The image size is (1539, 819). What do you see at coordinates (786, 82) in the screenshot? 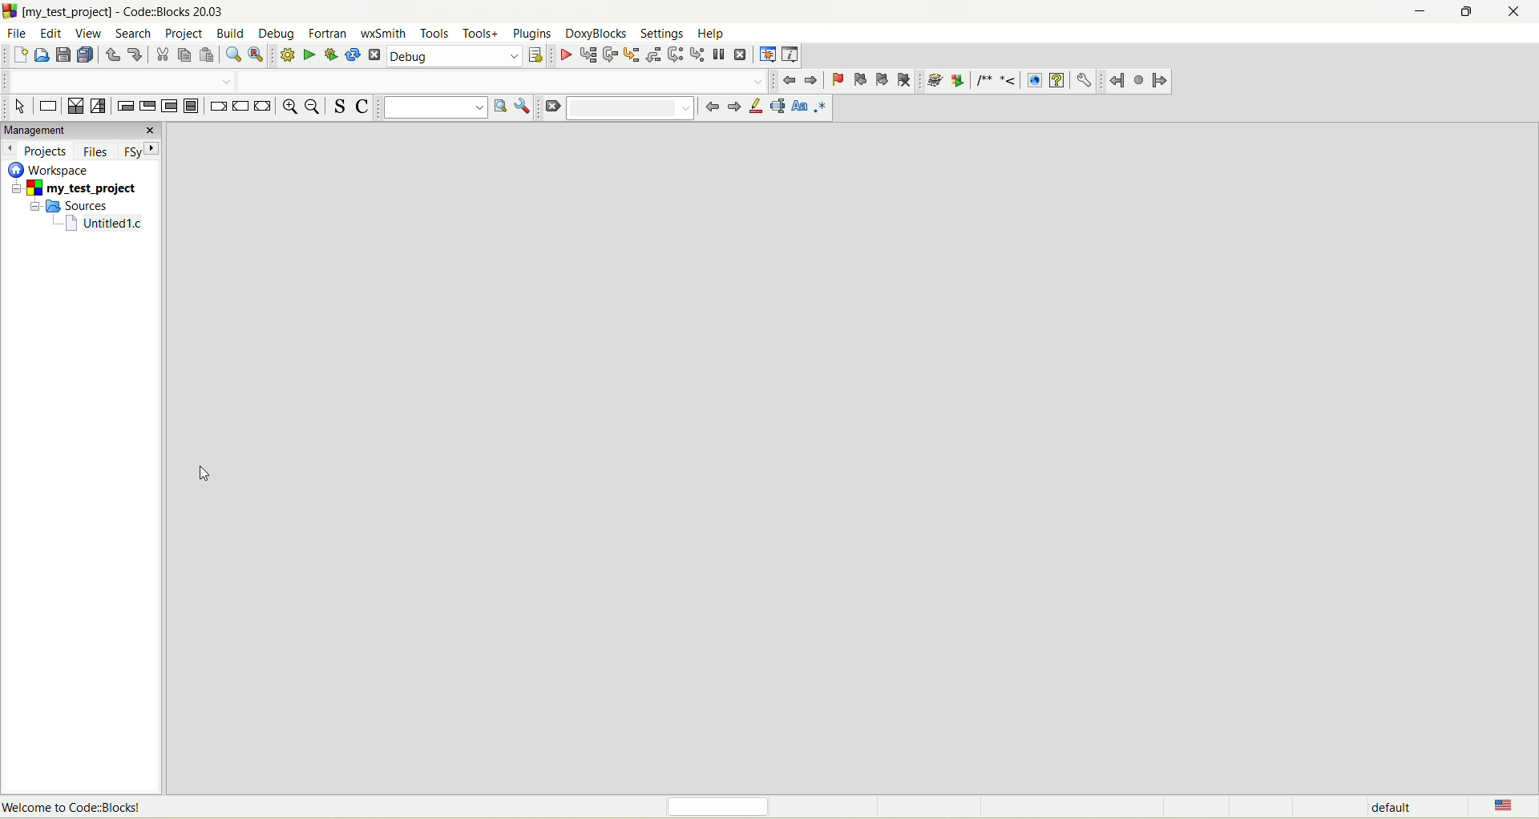
I see `jump back` at bounding box center [786, 82].